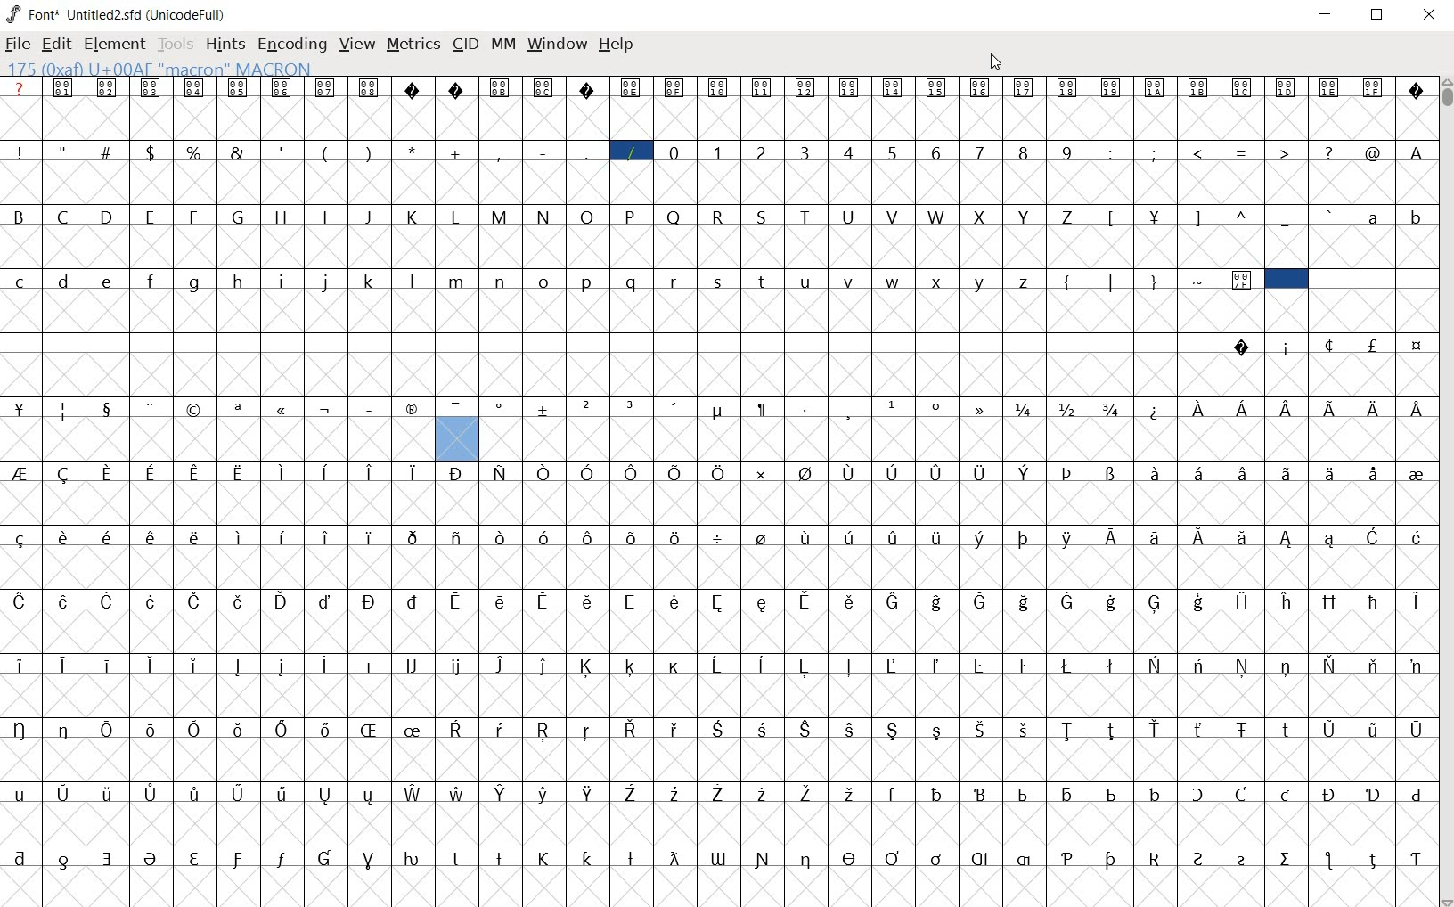 The image size is (1454, 907). I want to click on Symbol, so click(109, 88).